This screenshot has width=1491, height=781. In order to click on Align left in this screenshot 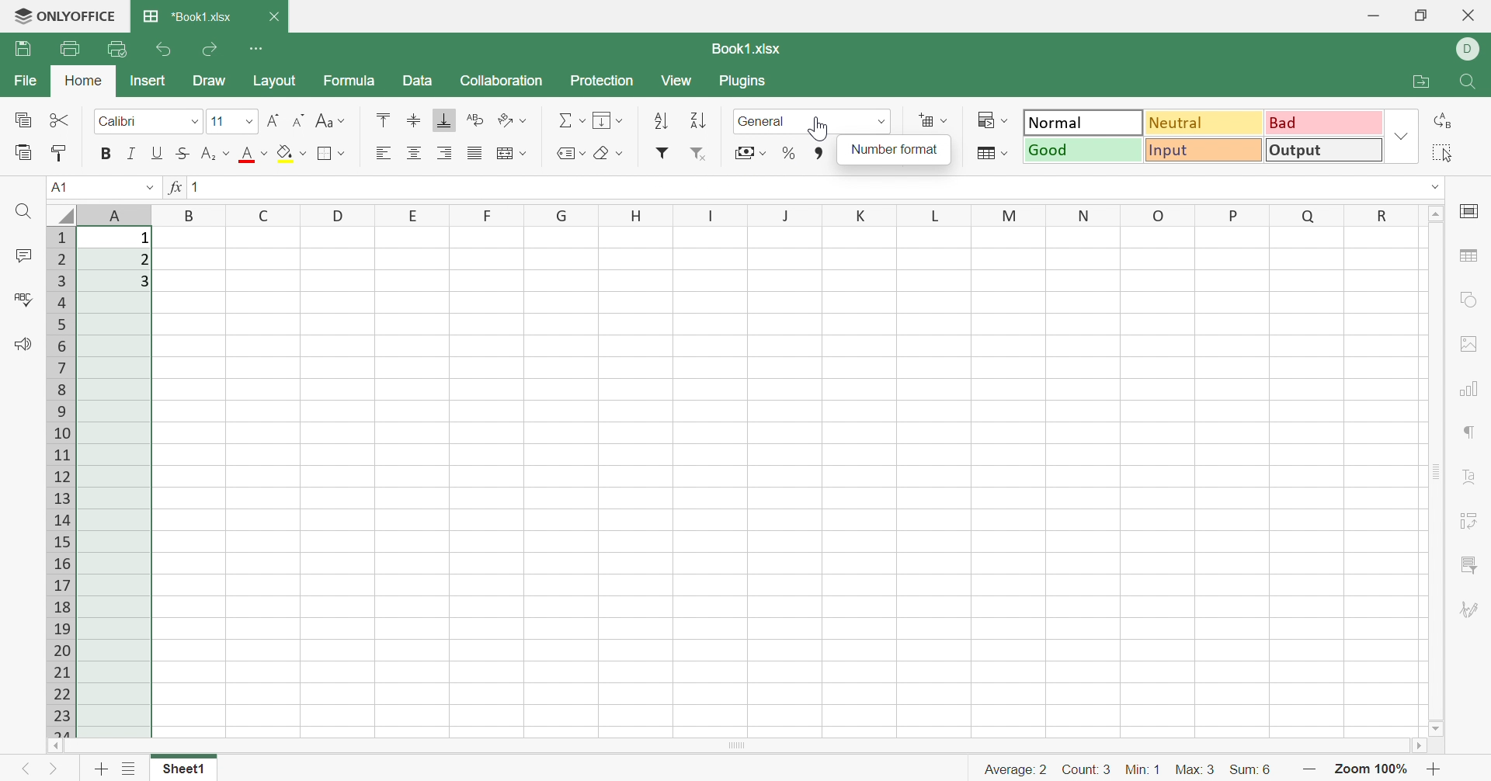, I will do `click(382, 154)`.